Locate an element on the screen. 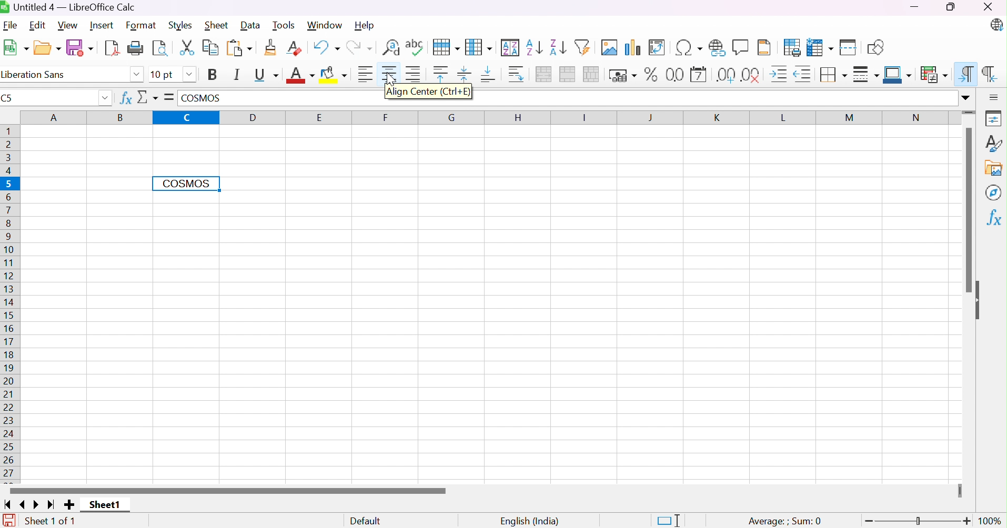  Sort Descending is located at coordinates (557, 47).